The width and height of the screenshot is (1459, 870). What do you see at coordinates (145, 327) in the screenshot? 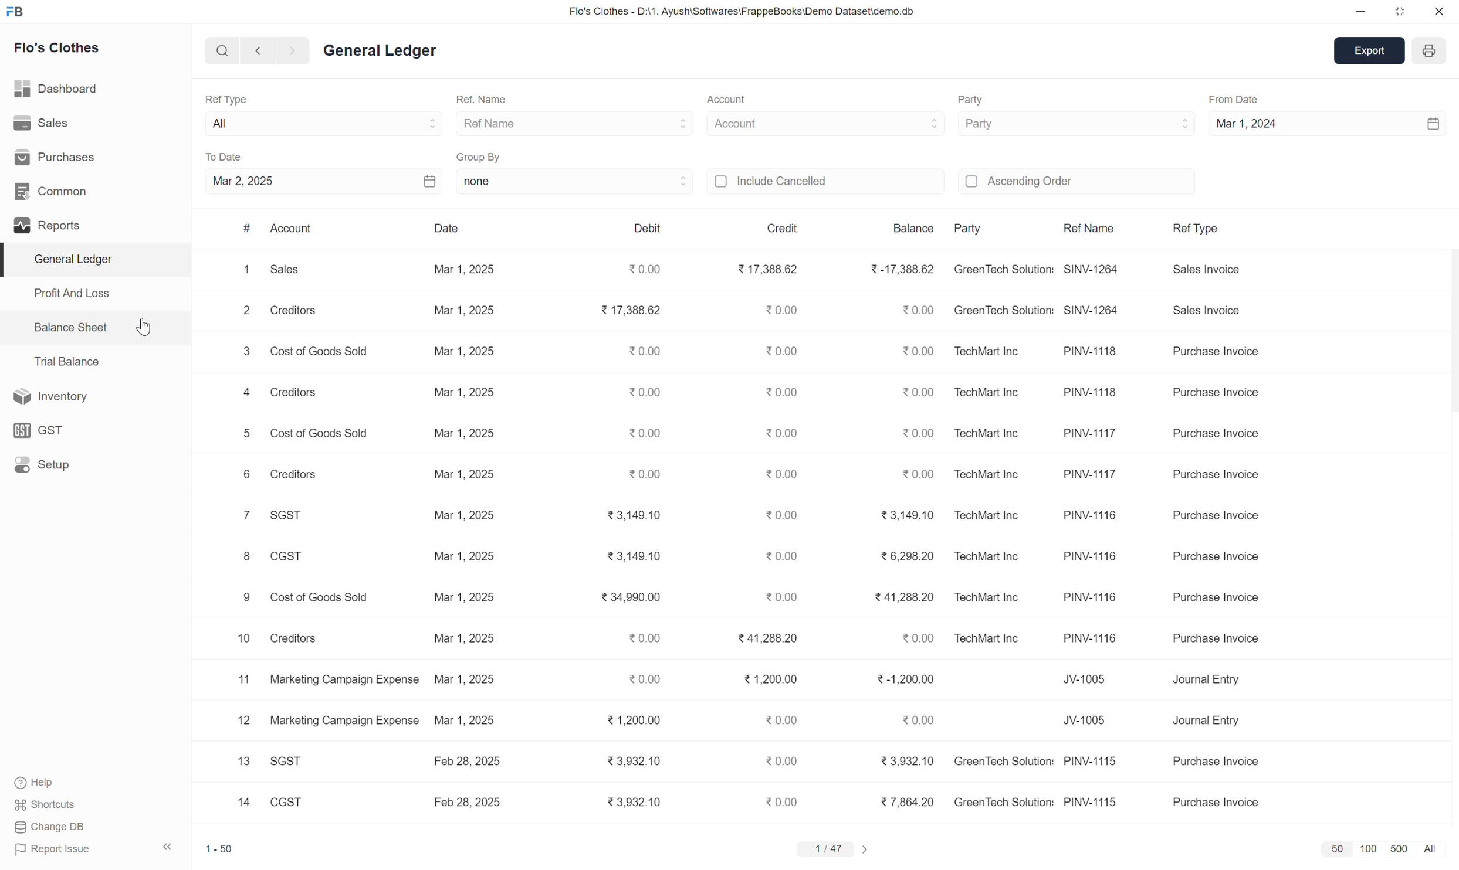
I see `cursor` at bounding box center [145, 327].